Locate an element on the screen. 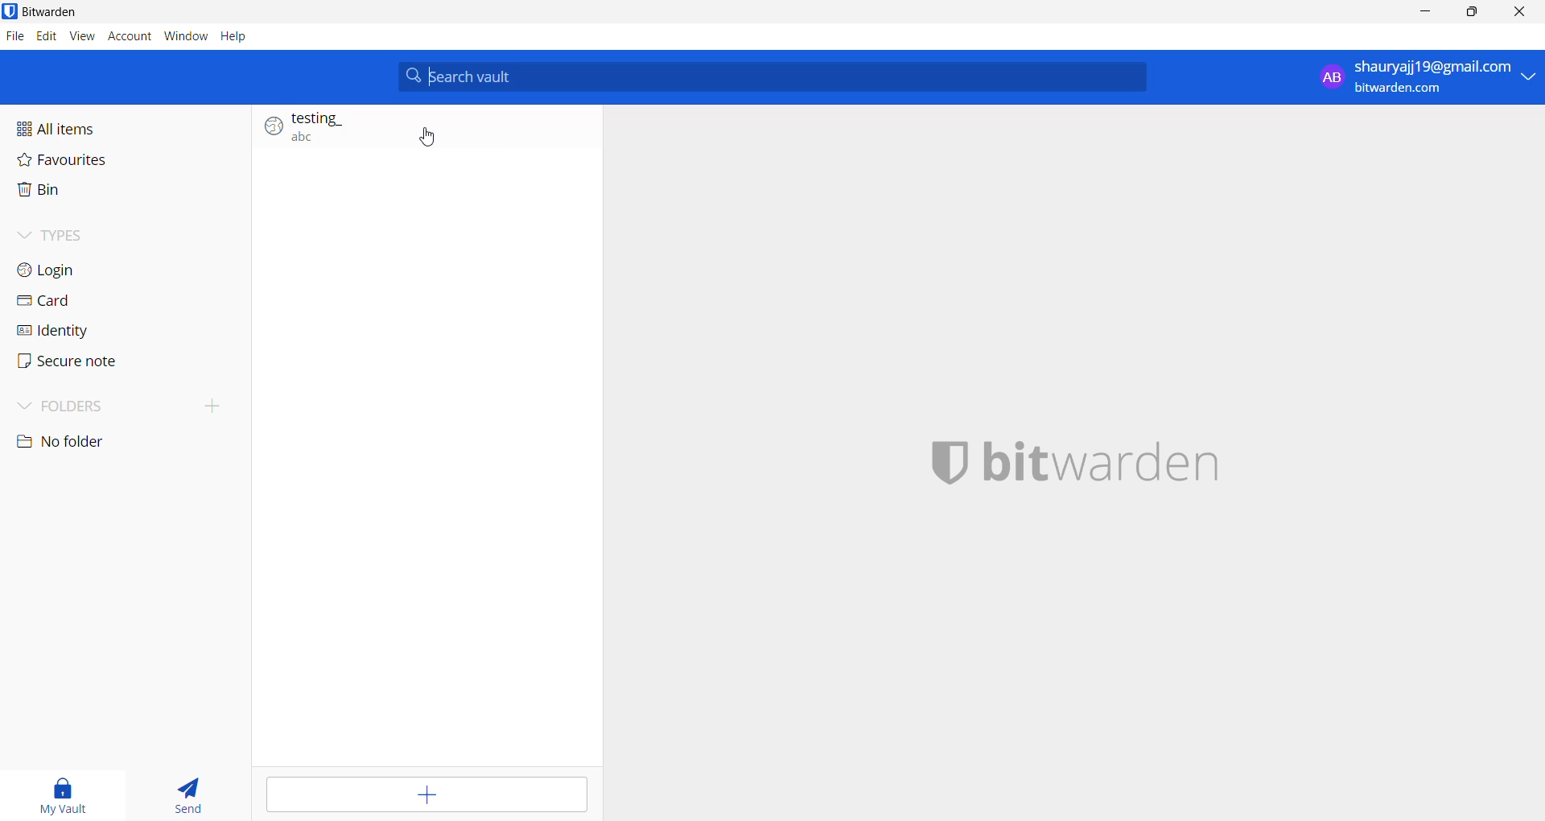 This screenshot has height=821, width=1545. My vault is located at coordinates (70, 791).